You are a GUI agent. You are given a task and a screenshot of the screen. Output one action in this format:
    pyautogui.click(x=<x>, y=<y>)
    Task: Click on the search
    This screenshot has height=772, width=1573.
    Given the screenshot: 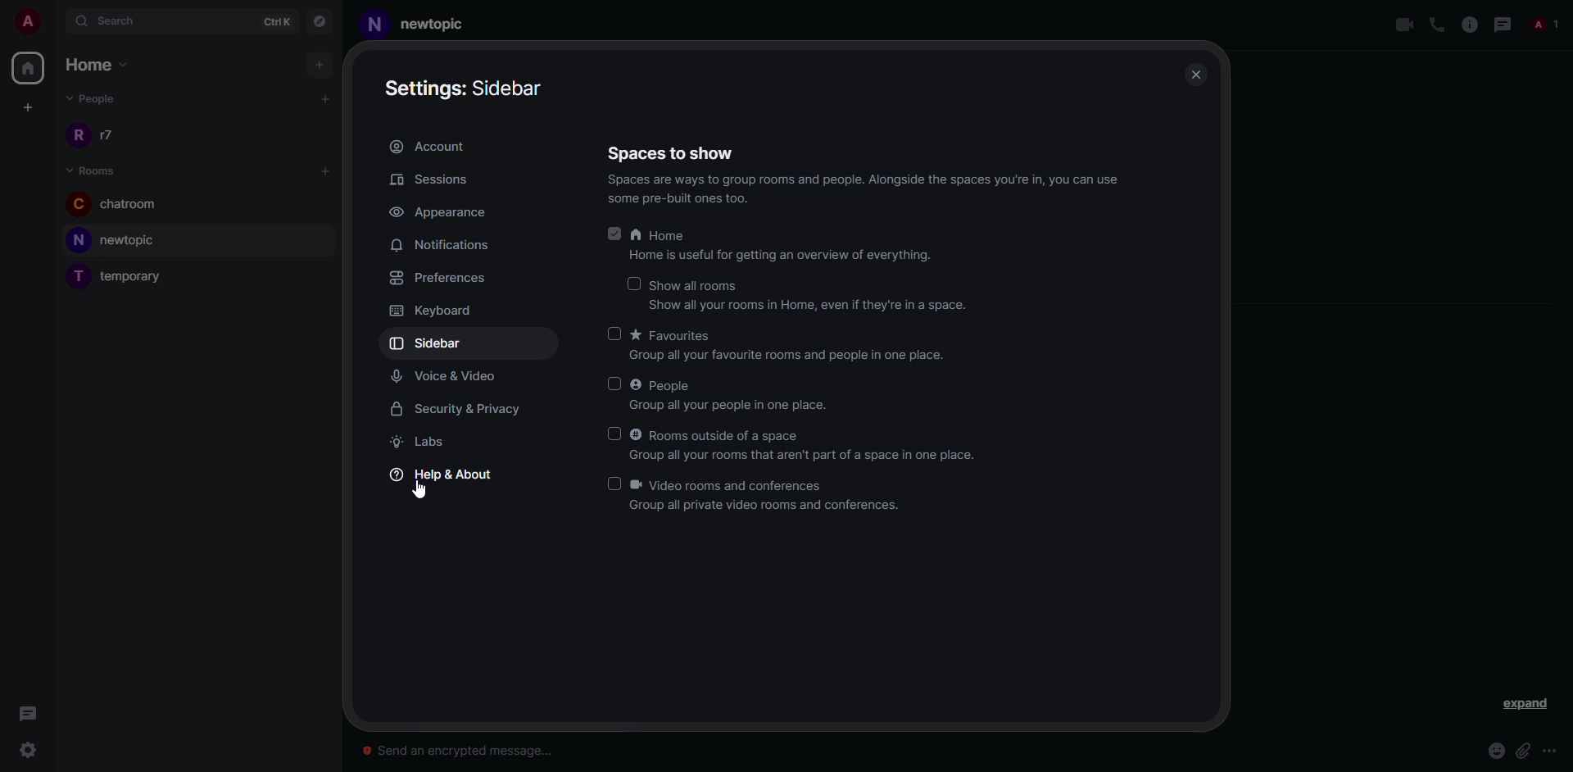 What is the action you would take?
    pyautogui.click(x=124, y=23)
    